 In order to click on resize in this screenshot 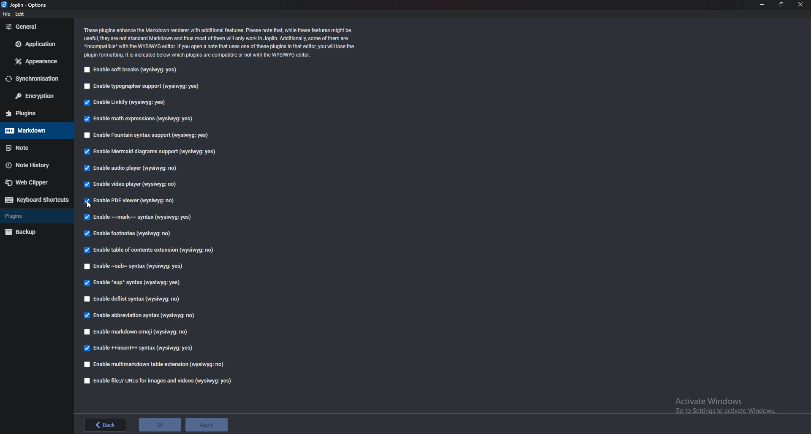, I will do `click(781, 5)`.